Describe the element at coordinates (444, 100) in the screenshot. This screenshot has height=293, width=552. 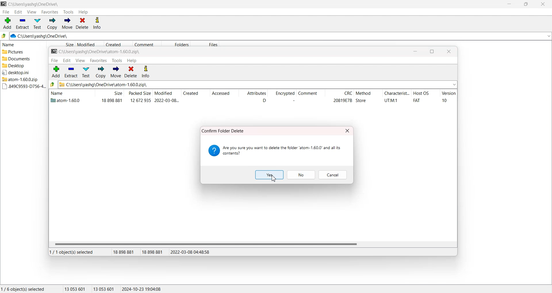
I see `10` at that location.